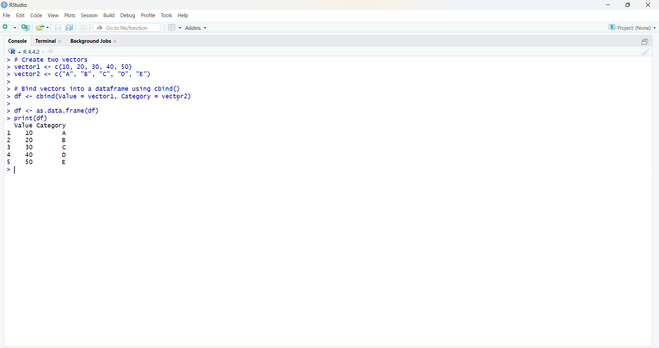  I want to click on View, so click(53, 15).